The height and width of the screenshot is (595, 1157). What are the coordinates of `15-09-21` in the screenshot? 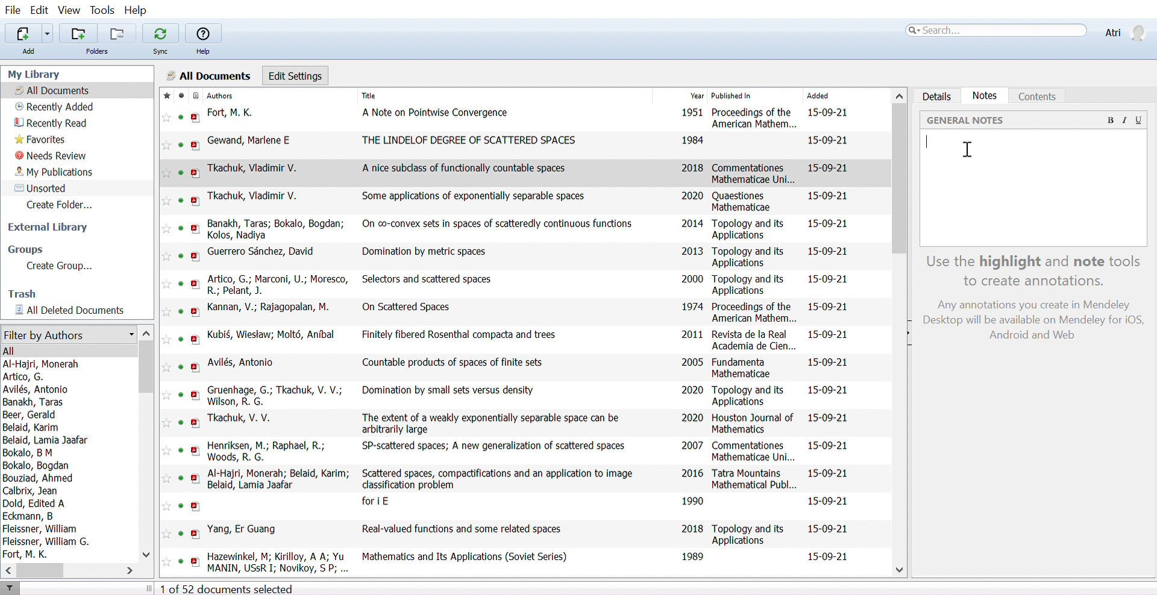 It's located at (829, 113).